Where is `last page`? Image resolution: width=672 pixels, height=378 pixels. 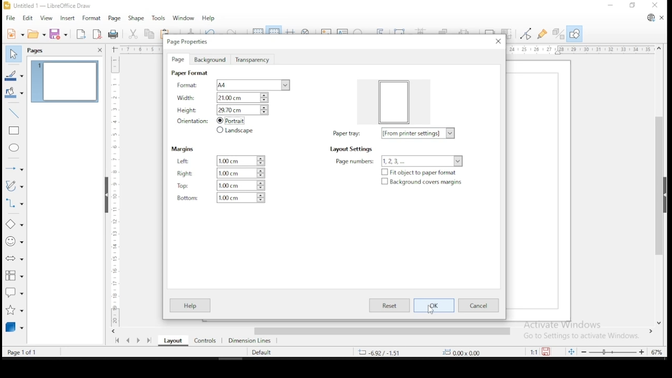 last page is located at coordinates (148, 341).